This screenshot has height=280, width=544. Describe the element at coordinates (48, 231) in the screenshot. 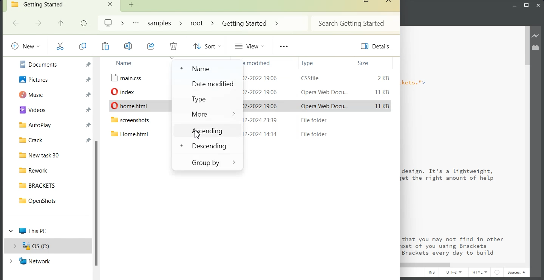

I see `This PC ` at that location.